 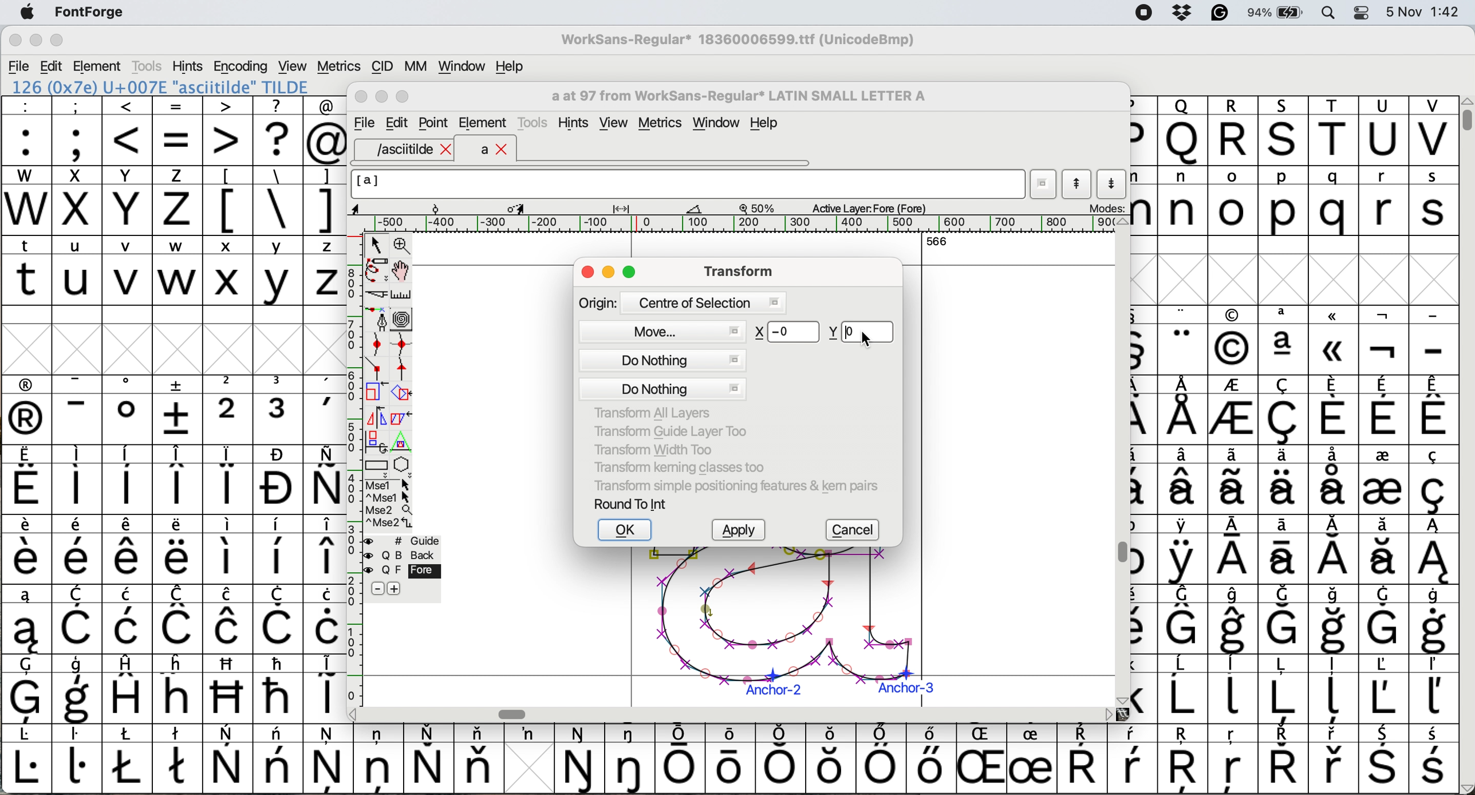 I want to click on Minimise, so click(x=383, y=97).